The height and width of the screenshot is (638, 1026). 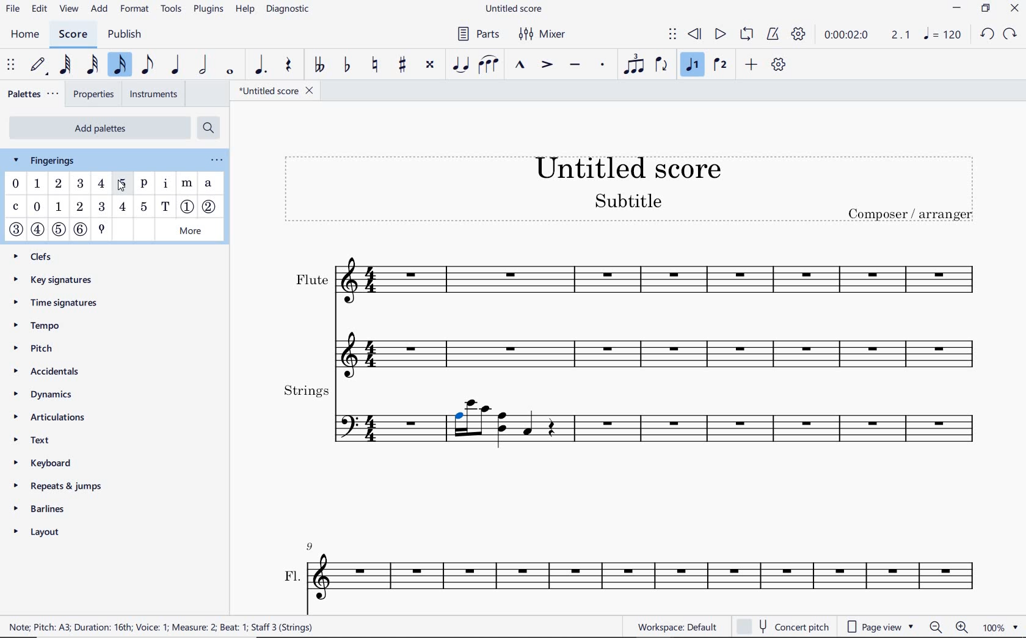 I want to click on plugins, so click(x=208, y=11).